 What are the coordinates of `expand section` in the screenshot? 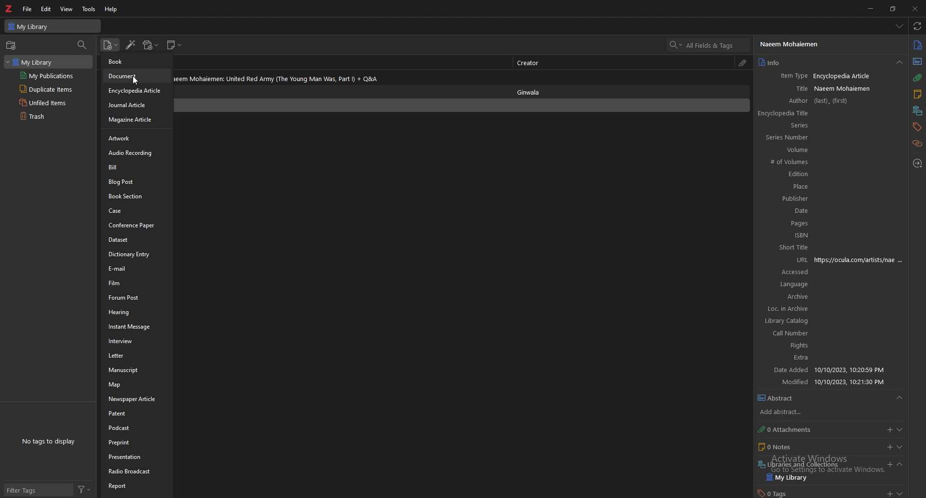 It's located at (903, 464).